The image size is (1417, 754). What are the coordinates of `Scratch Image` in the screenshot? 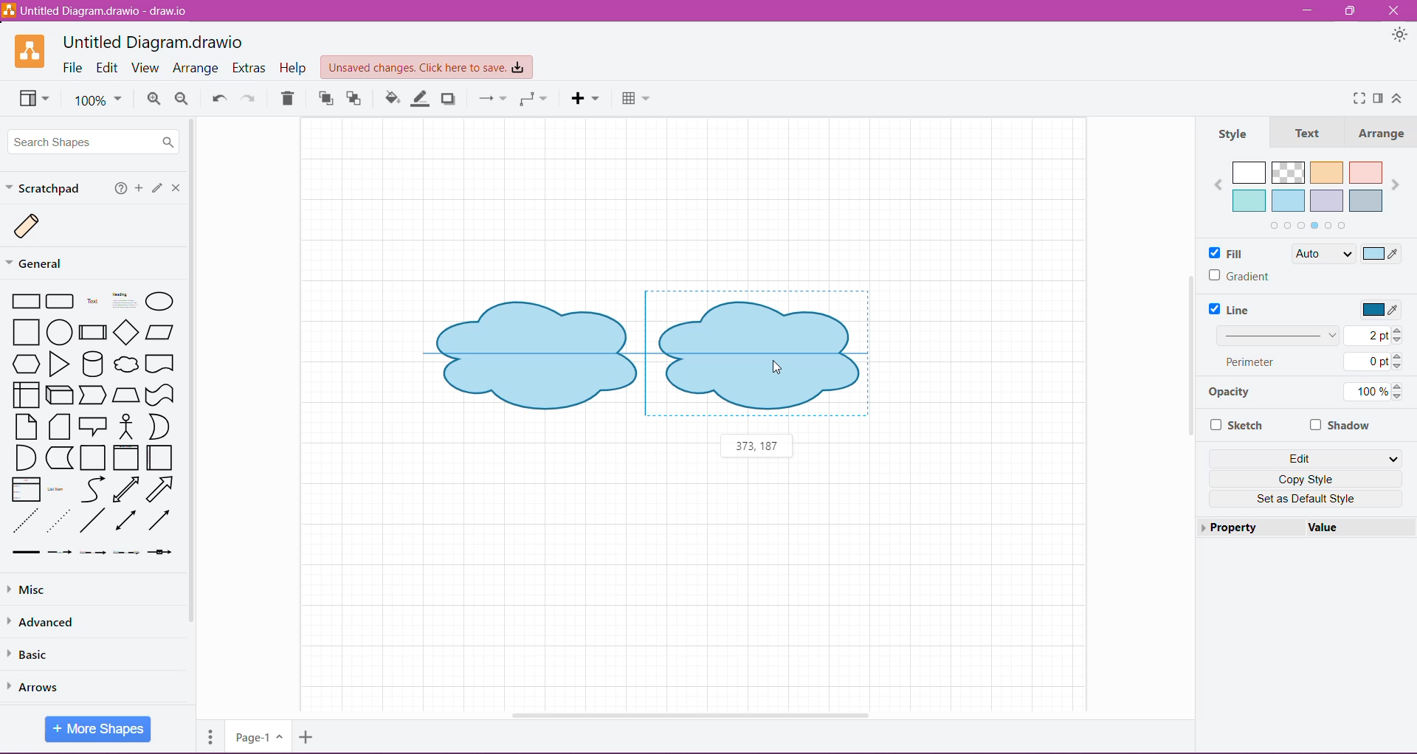 It's located at (38, 227).